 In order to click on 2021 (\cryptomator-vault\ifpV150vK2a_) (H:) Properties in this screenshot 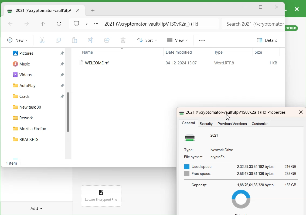, I will do `click(236, 112)`.